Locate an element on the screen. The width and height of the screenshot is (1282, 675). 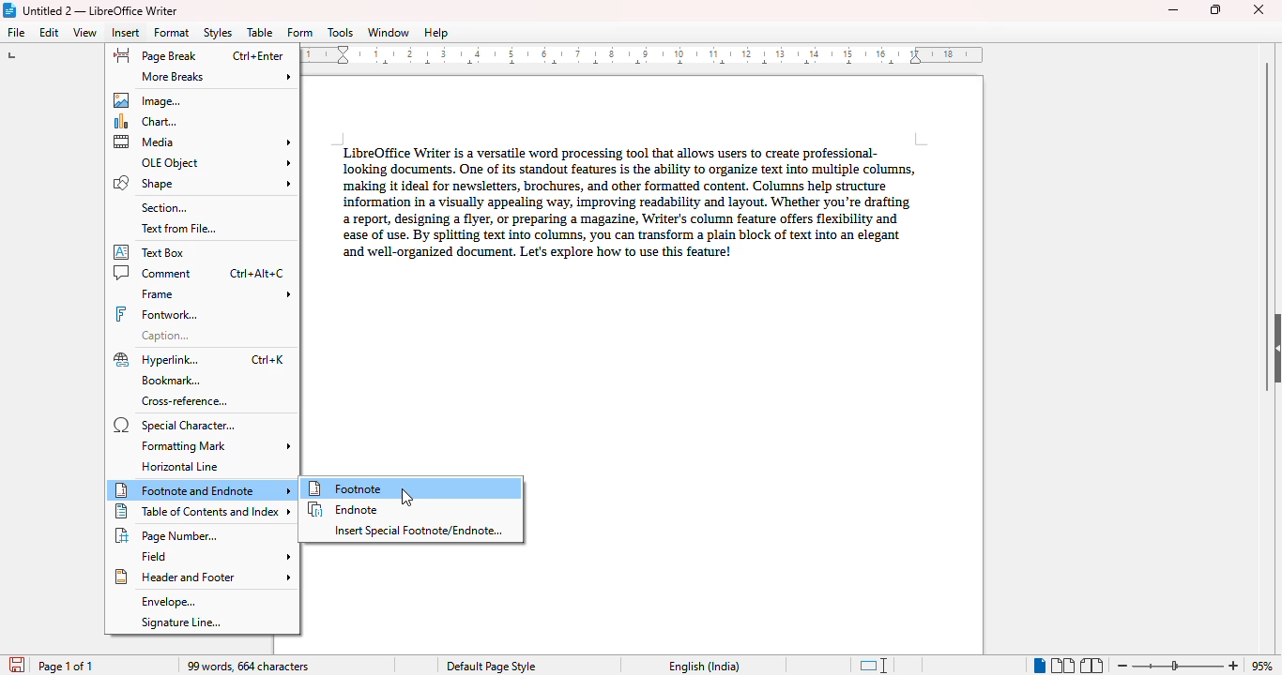
form is located at coordinates (300, 33).